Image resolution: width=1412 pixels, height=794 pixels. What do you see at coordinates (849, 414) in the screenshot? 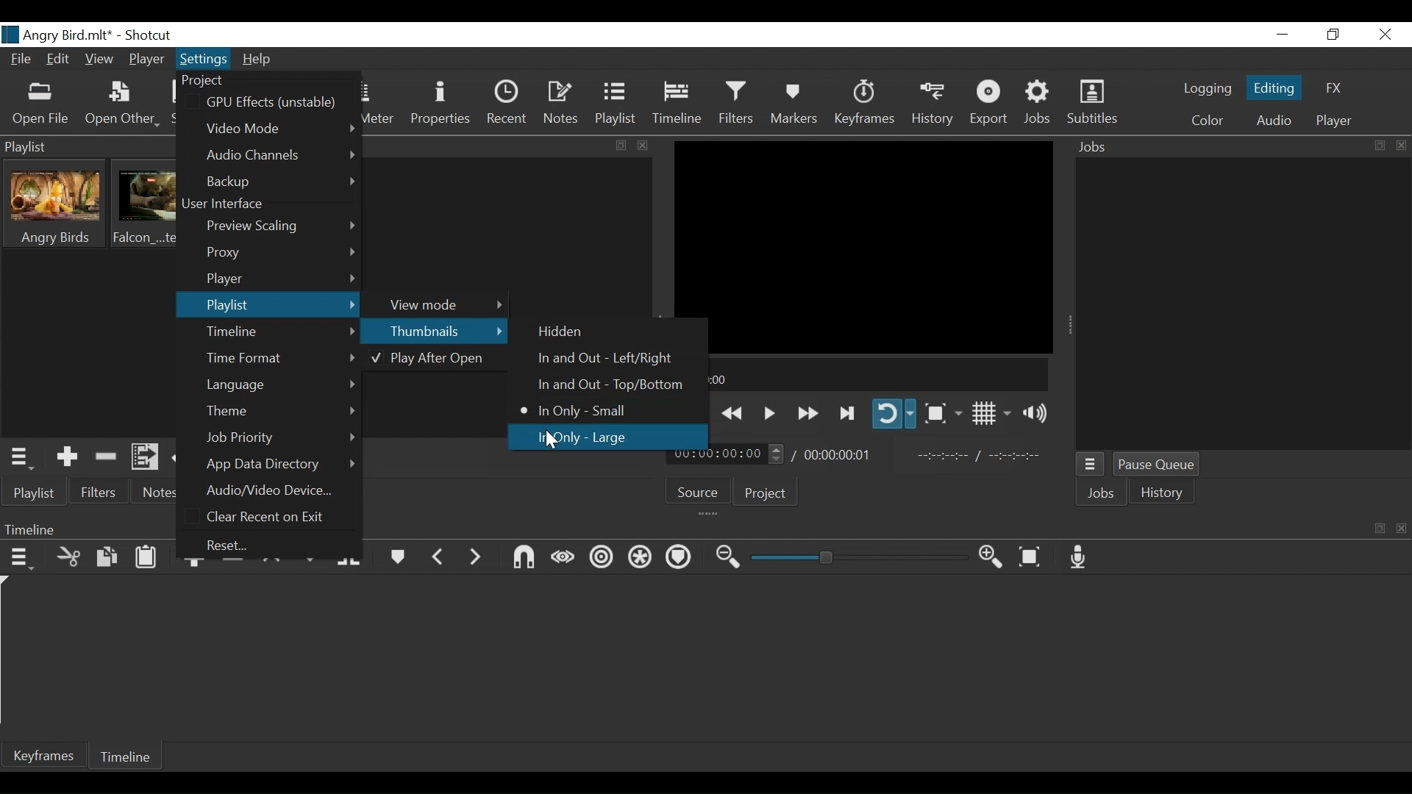
I see `Skip to the next point` at bounding box center [849, 414].